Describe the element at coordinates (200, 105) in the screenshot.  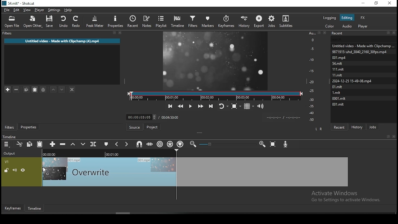
I see `play quickly forwards` at that location.